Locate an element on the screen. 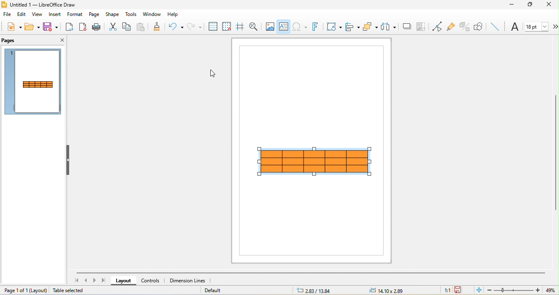  close is located at coordinates (551, 5).